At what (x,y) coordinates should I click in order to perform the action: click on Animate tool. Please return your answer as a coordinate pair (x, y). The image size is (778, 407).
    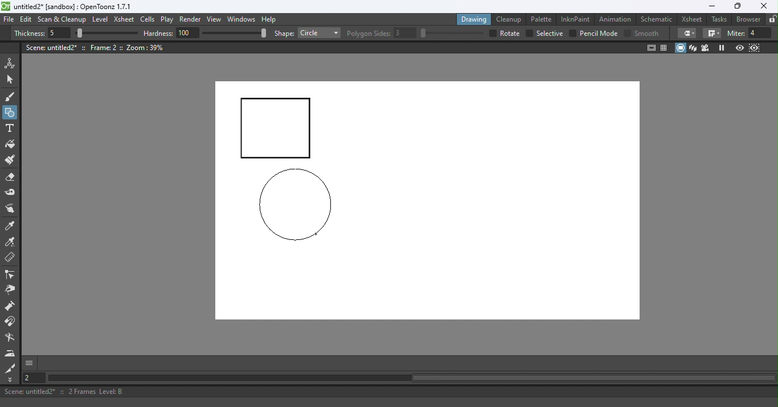
    Looking at the image, I should click on (12, 63).